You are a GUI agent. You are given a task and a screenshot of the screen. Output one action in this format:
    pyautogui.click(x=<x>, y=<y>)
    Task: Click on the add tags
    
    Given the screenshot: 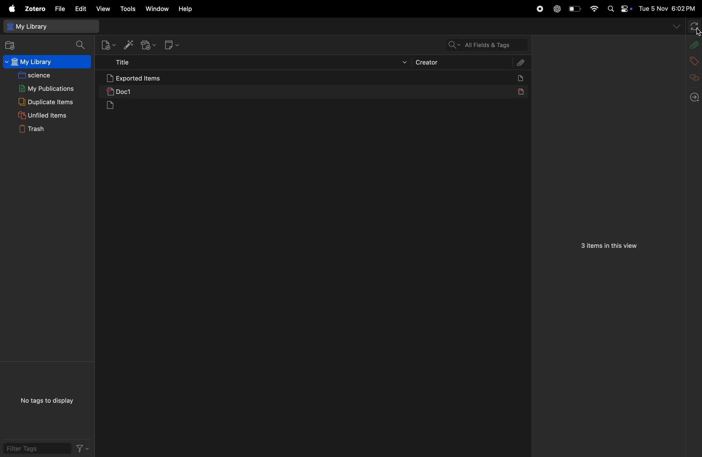 What is the action you would take?
    pyautogui.click(x=691, y=61)
    